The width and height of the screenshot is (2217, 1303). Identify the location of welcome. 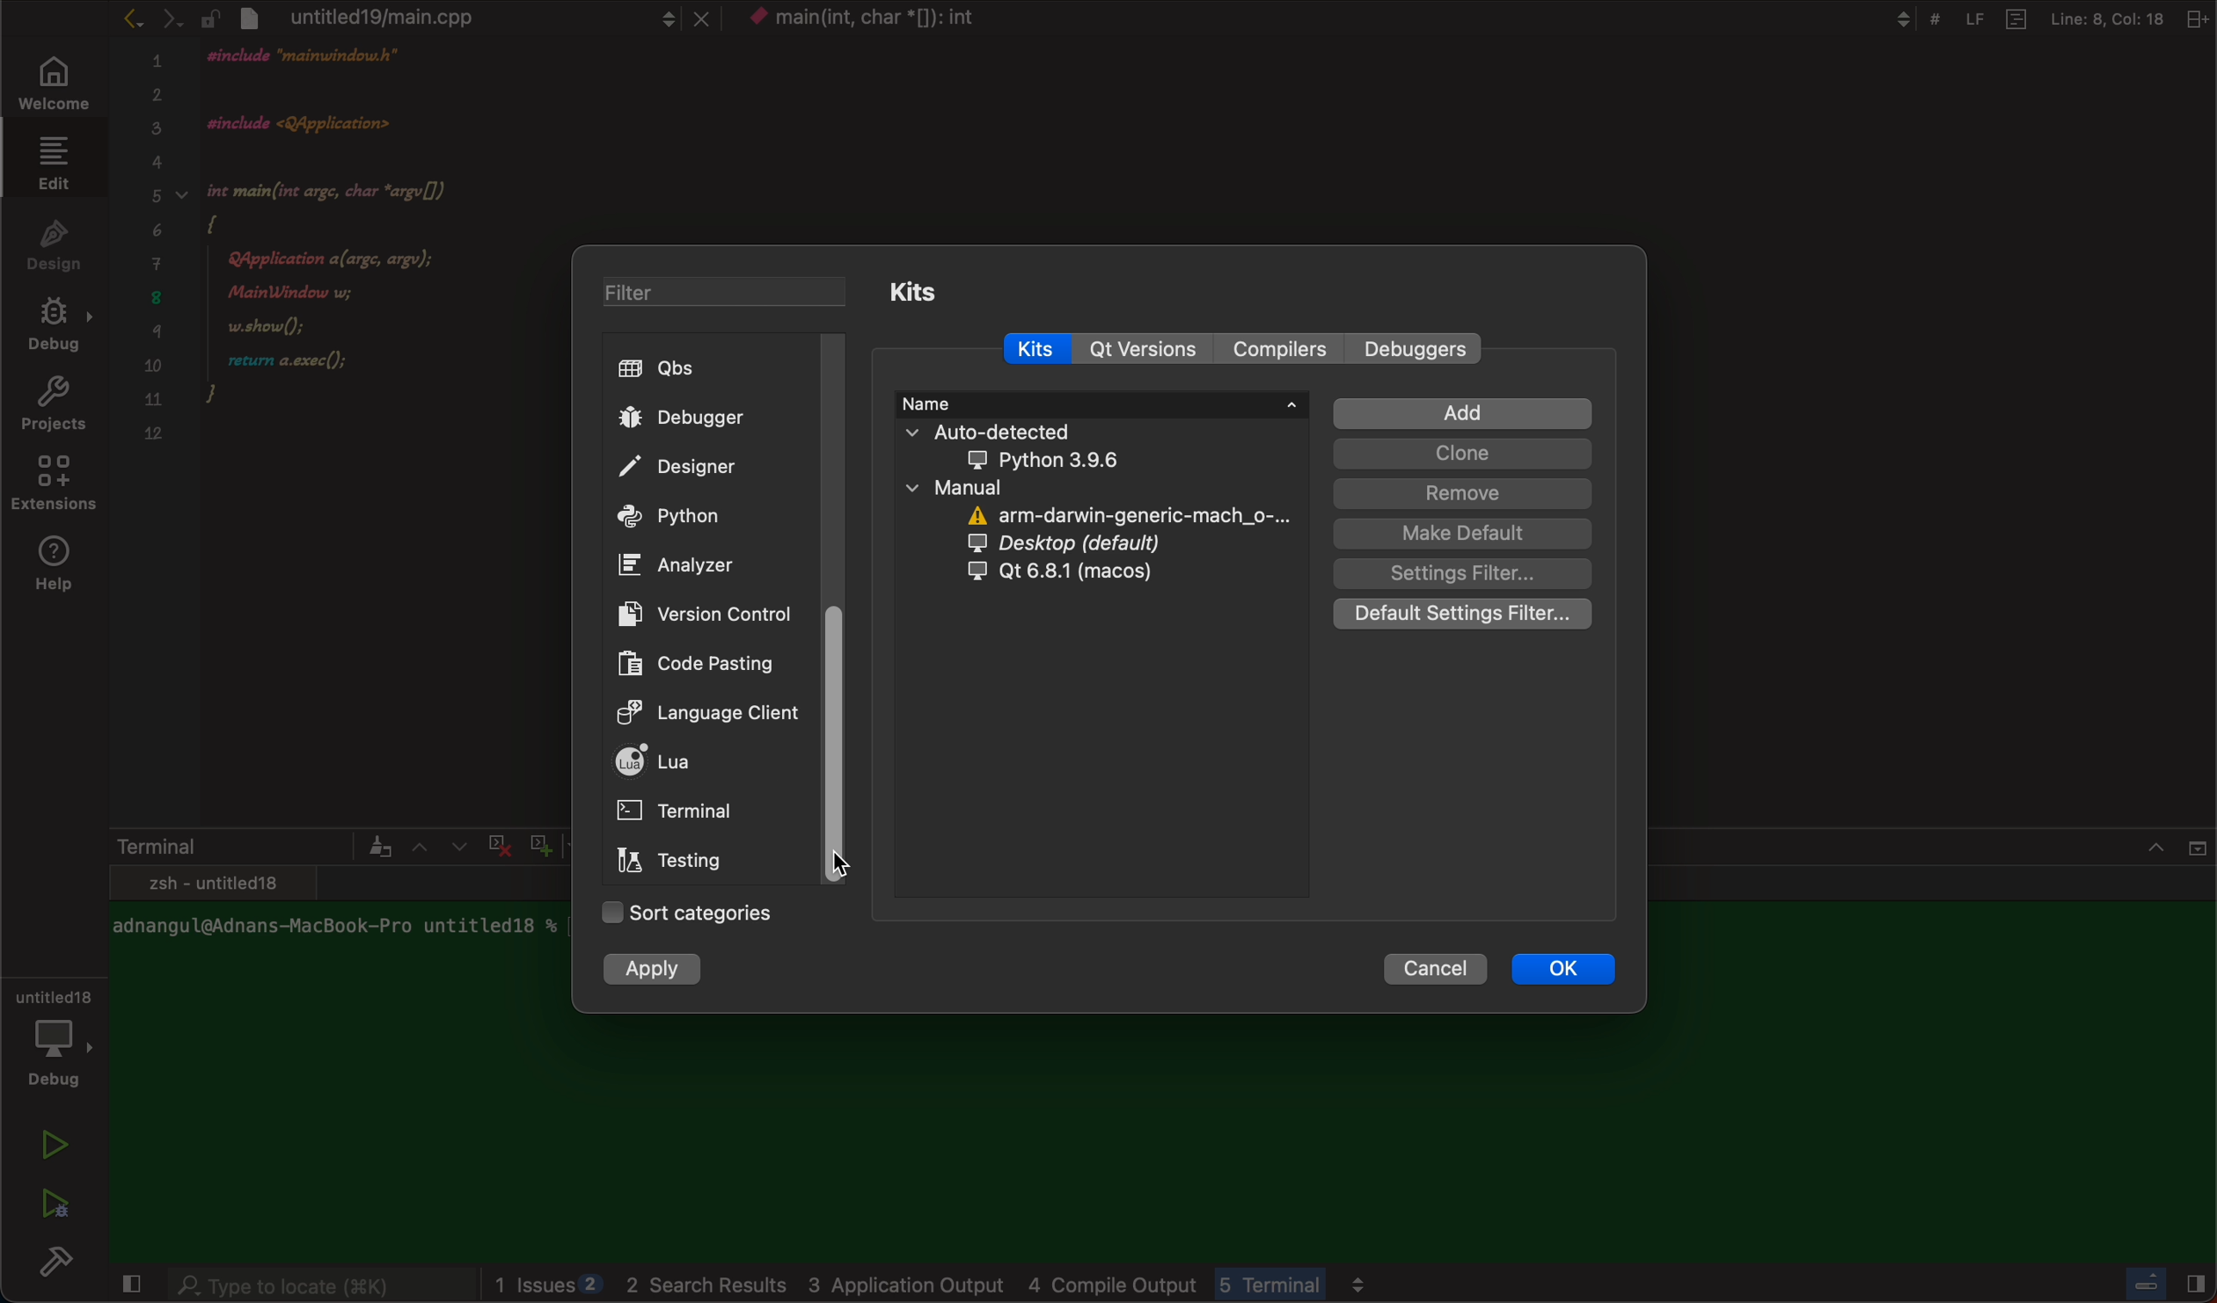
(50, 85).